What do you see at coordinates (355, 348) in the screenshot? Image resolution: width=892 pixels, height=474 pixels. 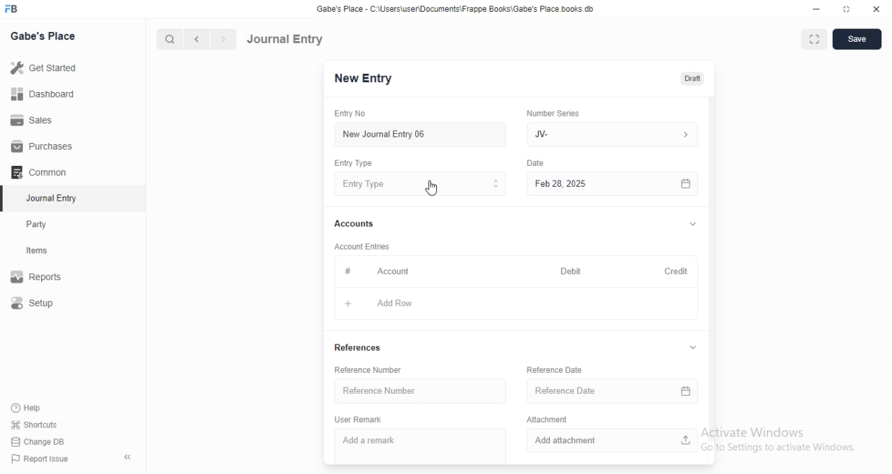 I see `References` at bounding box center [355, 348].